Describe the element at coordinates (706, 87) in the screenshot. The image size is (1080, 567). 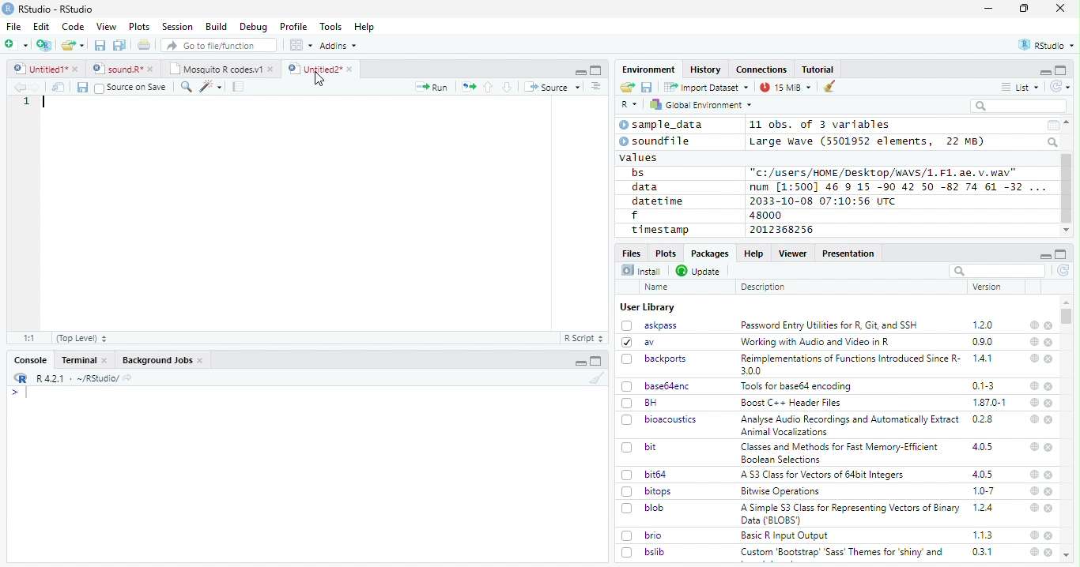
I see `Import Dataset` at that location.